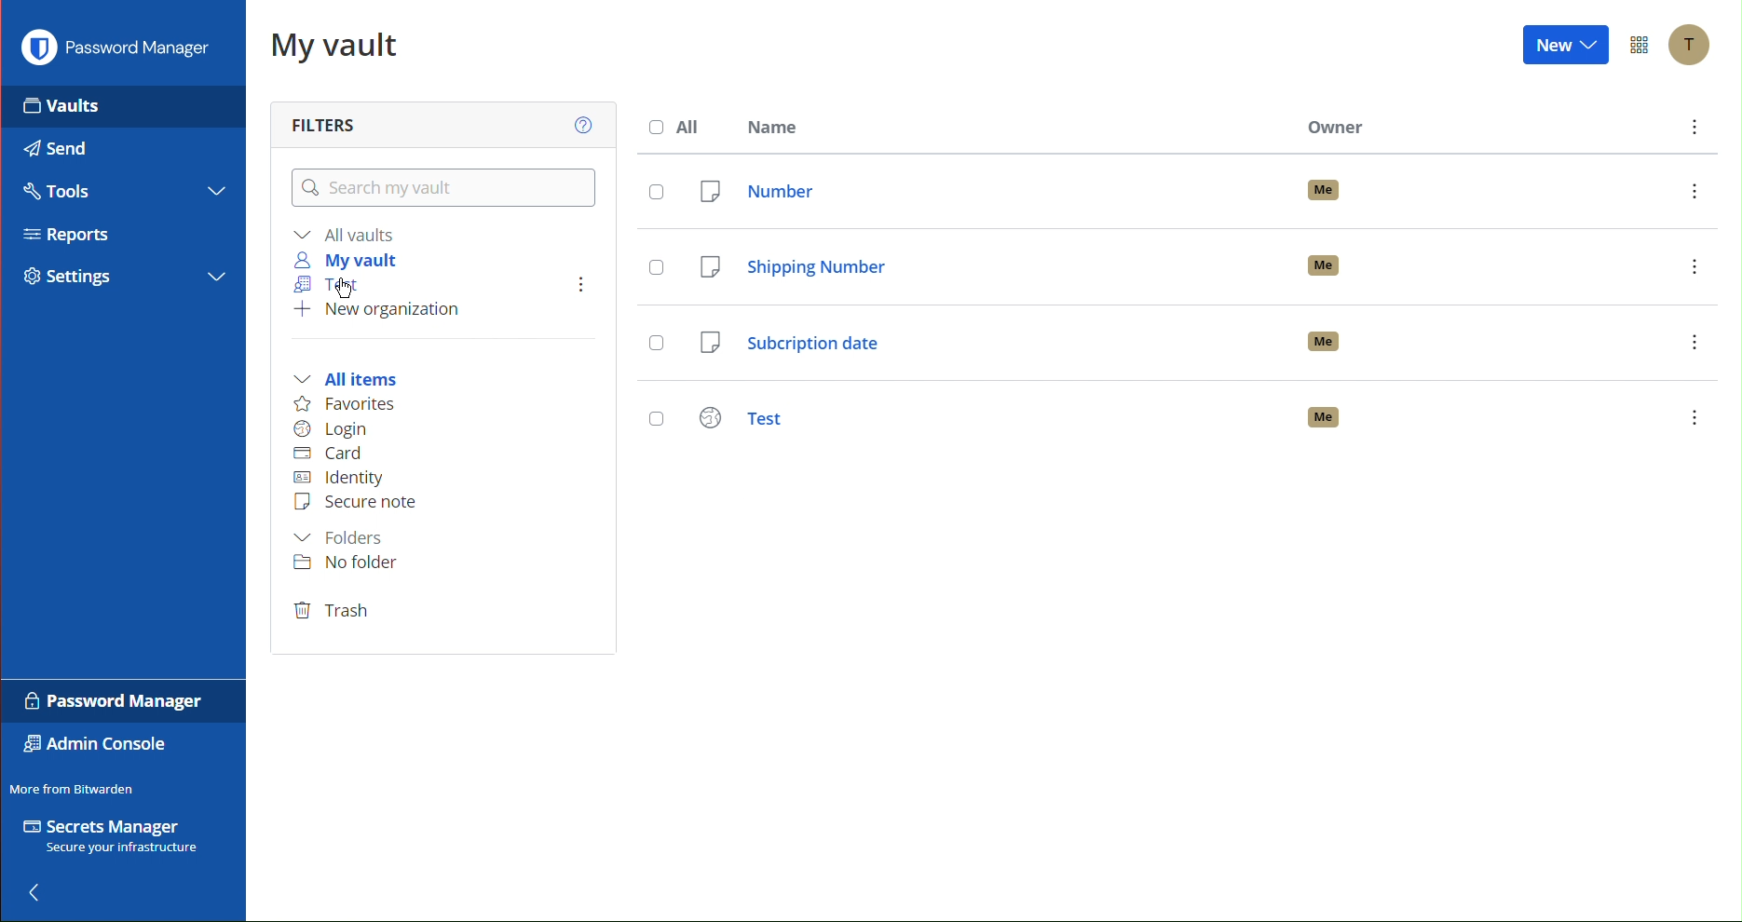  I want to click on Test, so click(322, 282).